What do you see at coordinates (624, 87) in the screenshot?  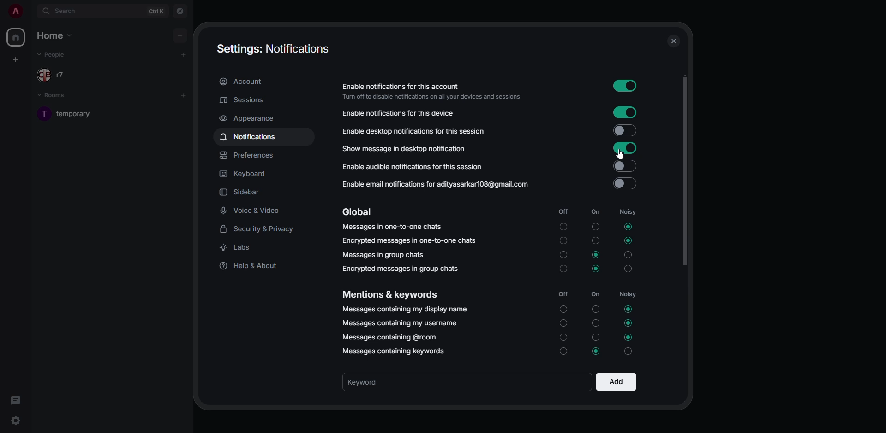 I see `enabled` at bounding box center [624, 87].